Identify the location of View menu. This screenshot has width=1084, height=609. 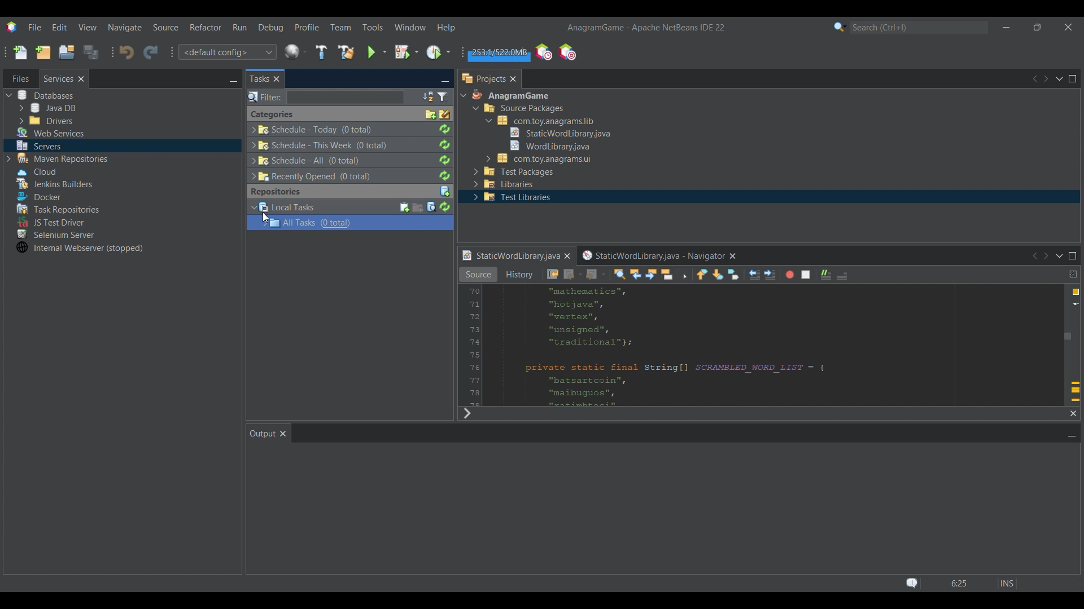
(88, 27).